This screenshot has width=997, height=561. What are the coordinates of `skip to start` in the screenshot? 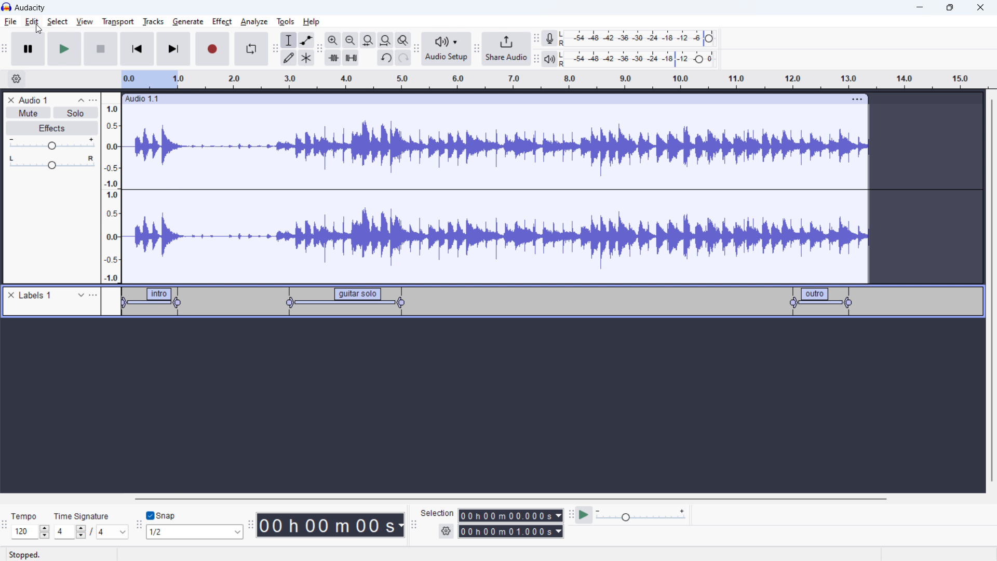 It's located at (137, 48).